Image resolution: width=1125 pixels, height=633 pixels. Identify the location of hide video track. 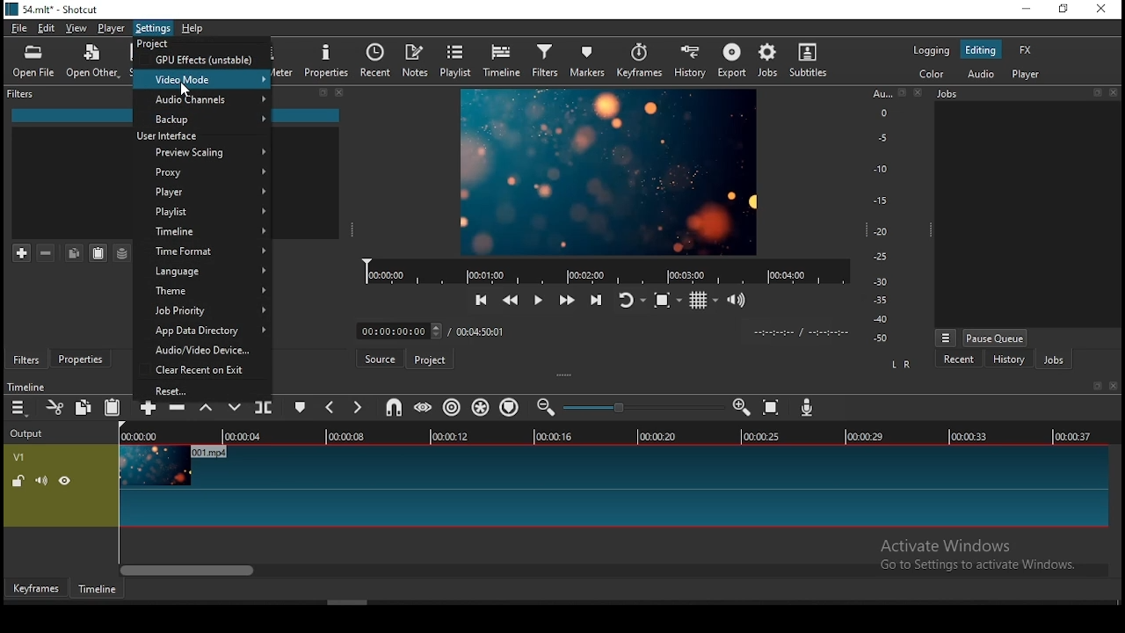
(65, 479).